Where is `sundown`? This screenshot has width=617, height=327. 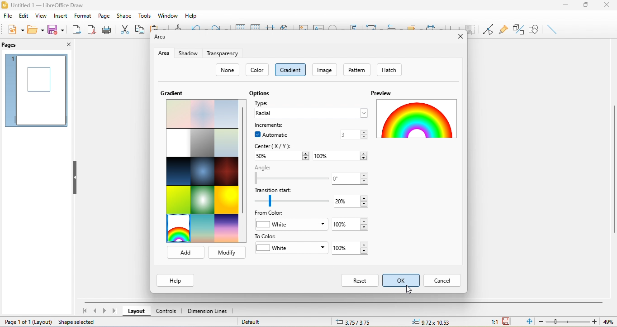
sundown is located at coordinates (226, 228).